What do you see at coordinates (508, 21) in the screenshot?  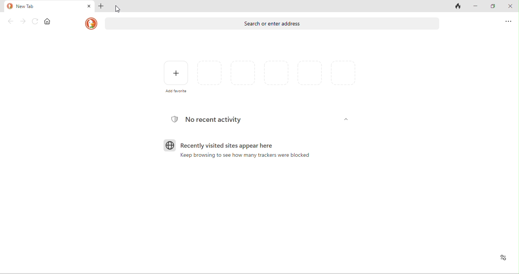 I see `options` at bounding box center [508, 21].